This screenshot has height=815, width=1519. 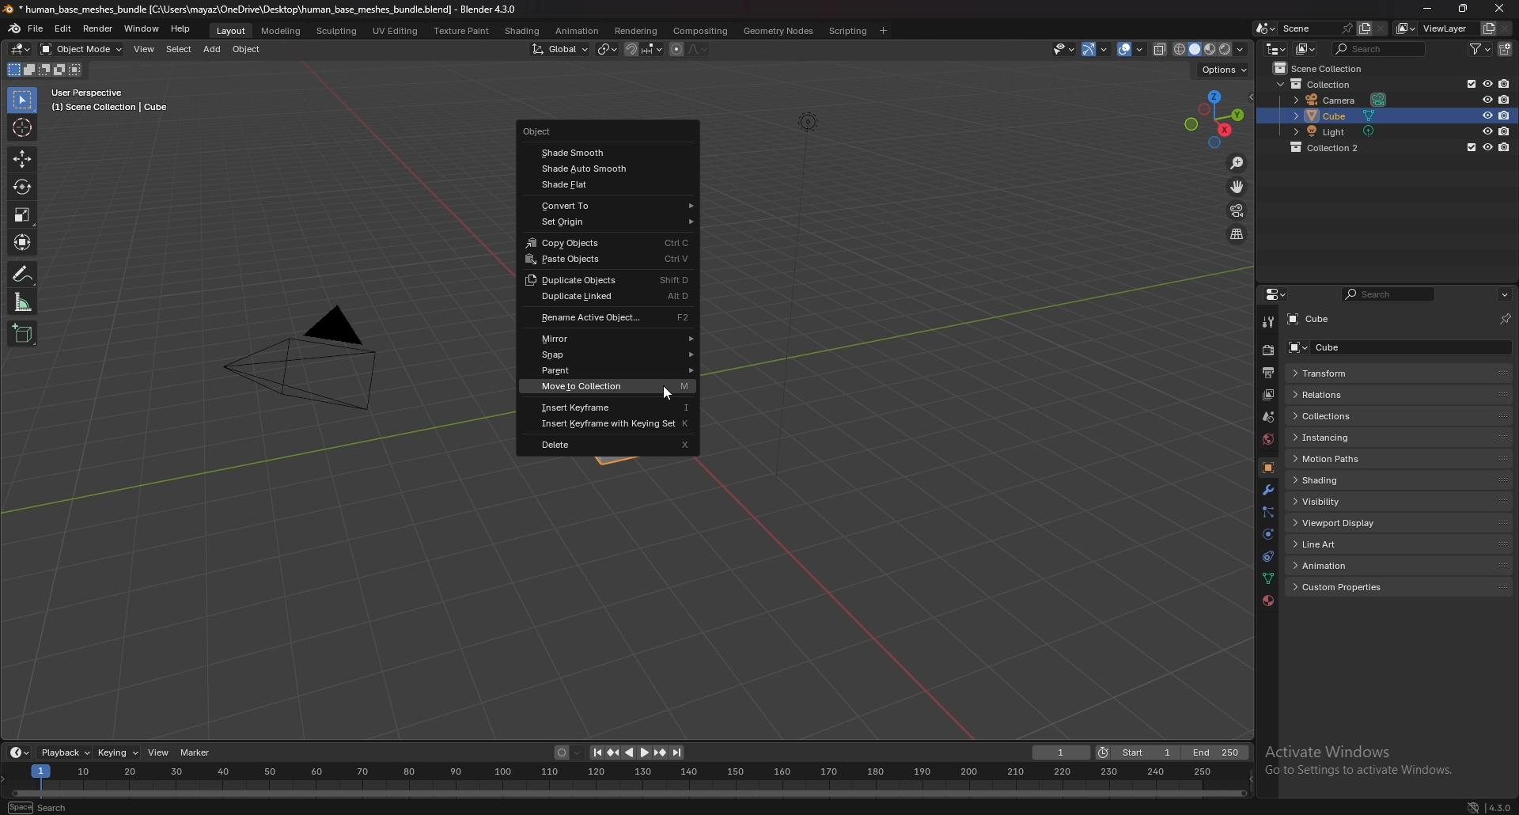 I want to click on move, so click(x=22, y=158).